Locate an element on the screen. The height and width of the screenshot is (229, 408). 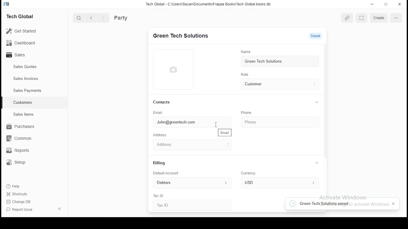
inr is located at coordinates (278, 183).